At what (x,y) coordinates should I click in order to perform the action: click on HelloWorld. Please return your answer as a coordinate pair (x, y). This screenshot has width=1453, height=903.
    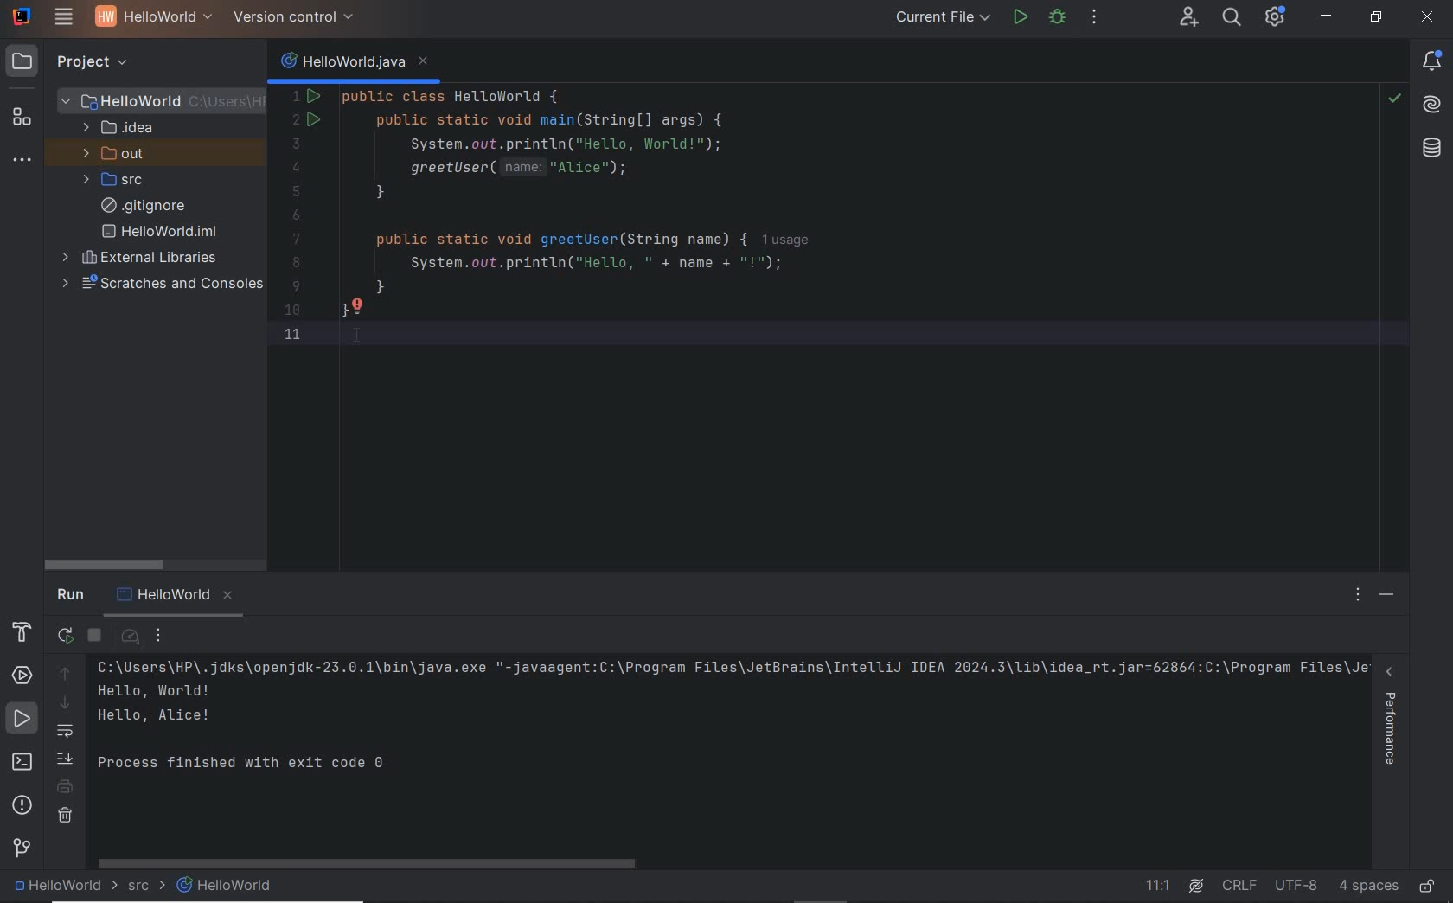
    Looking at the image, I should click on (66, 887).